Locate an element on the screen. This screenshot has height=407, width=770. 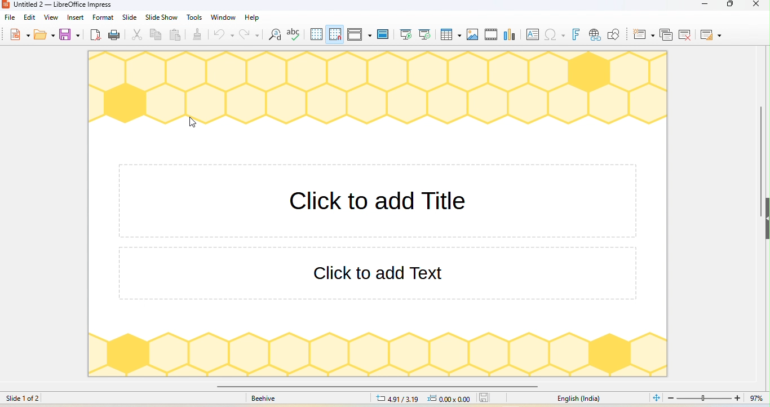
insert is located at coordinates (75, 17).